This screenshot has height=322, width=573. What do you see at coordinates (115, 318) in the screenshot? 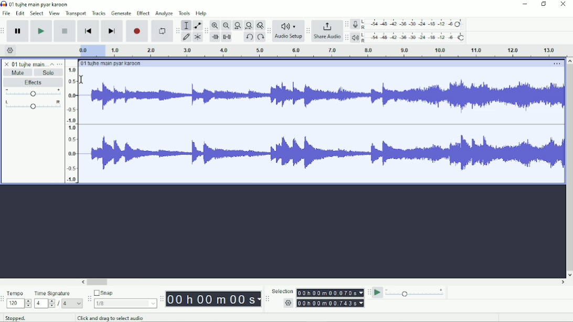
I see `Click and drag to select audio` at bounding box center [115, 318].